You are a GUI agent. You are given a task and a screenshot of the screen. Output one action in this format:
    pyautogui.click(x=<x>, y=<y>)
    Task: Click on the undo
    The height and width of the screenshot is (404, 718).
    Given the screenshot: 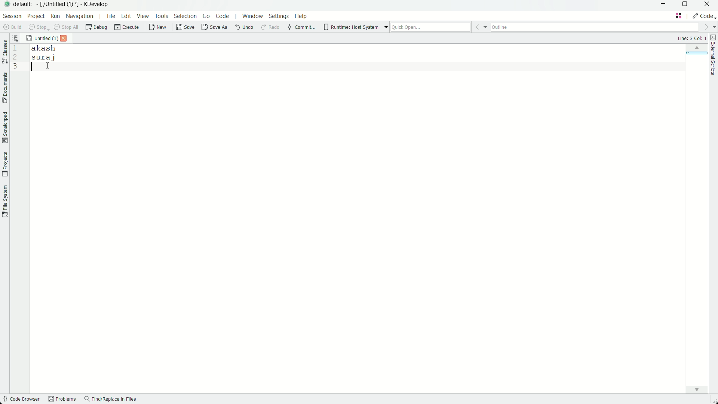 What is the action you would take?
    pyautogui.click(x=243, y=28)
    